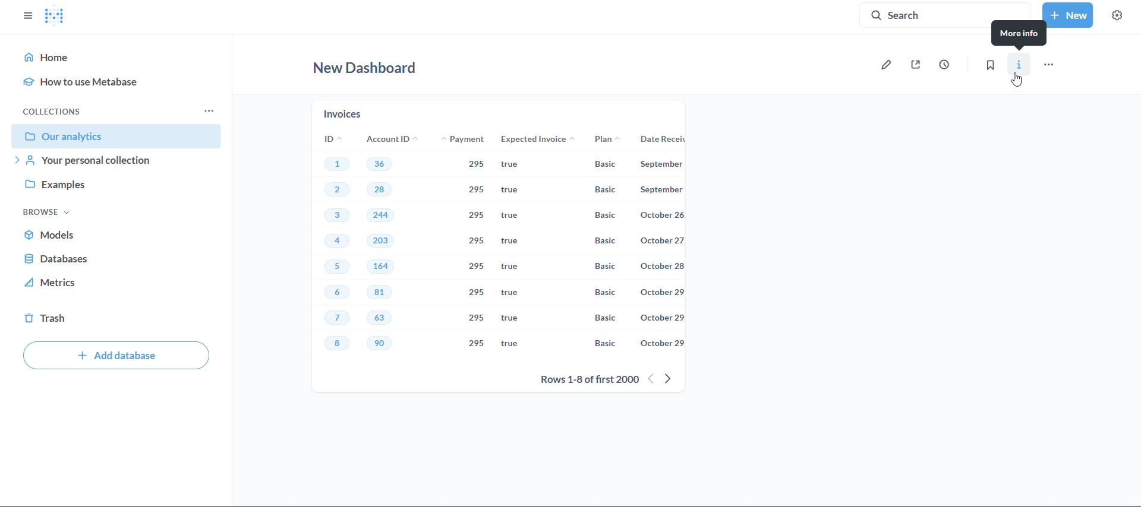 Image resolution: width=1141 pixels, height=507 pixels. Describe the element at coordinates (661, 344) in the screenshot. I see `october 29` at that location.